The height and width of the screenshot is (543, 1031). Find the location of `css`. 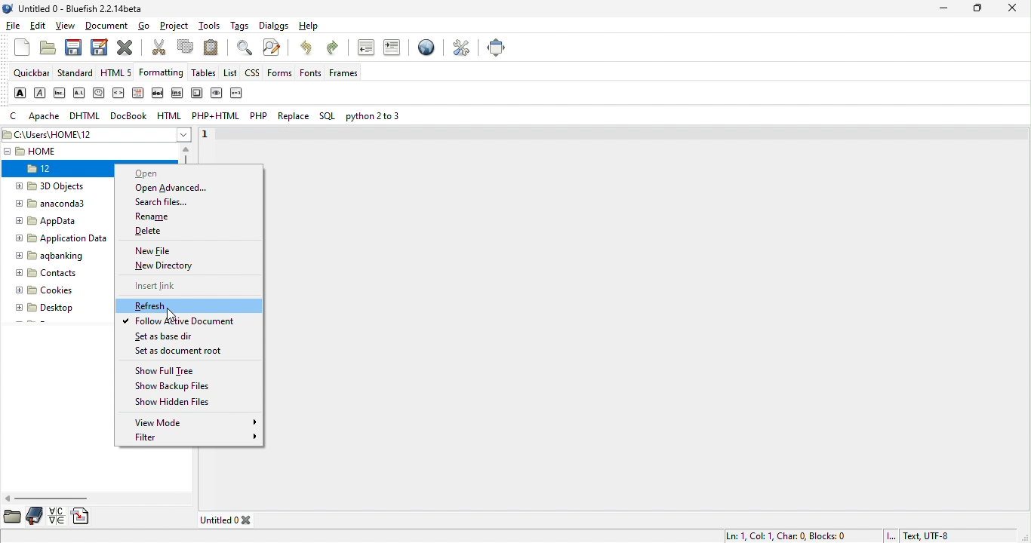

css is located at coordinates (254, 73).